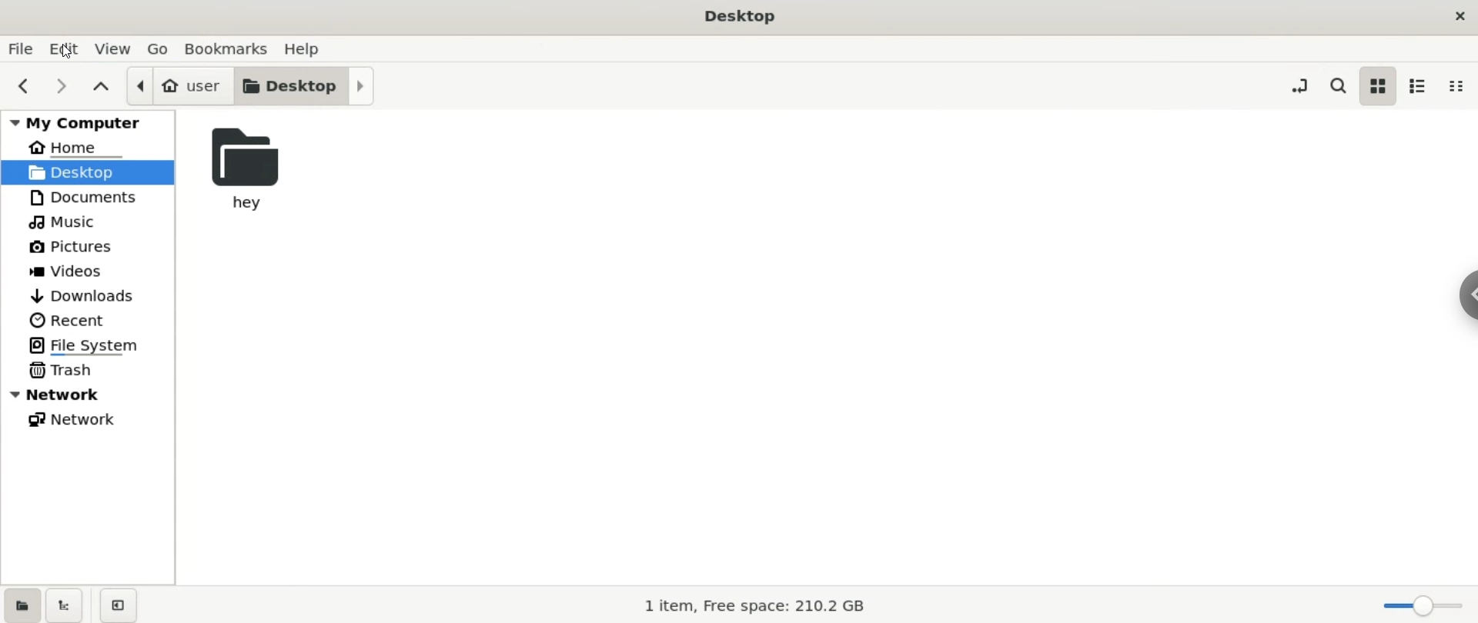  What do you see at coordinates (115, 48) in the screenshot?
I see `view` at bounding box center [115, 48].